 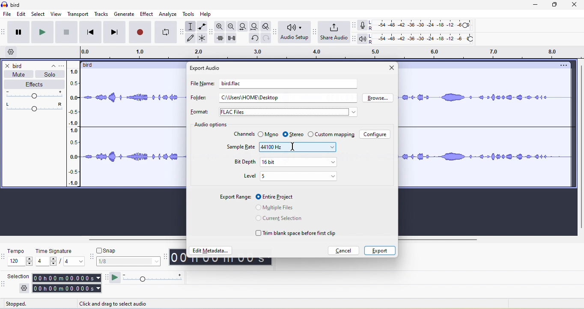 I want to click on export, so click(x=378, y=251).